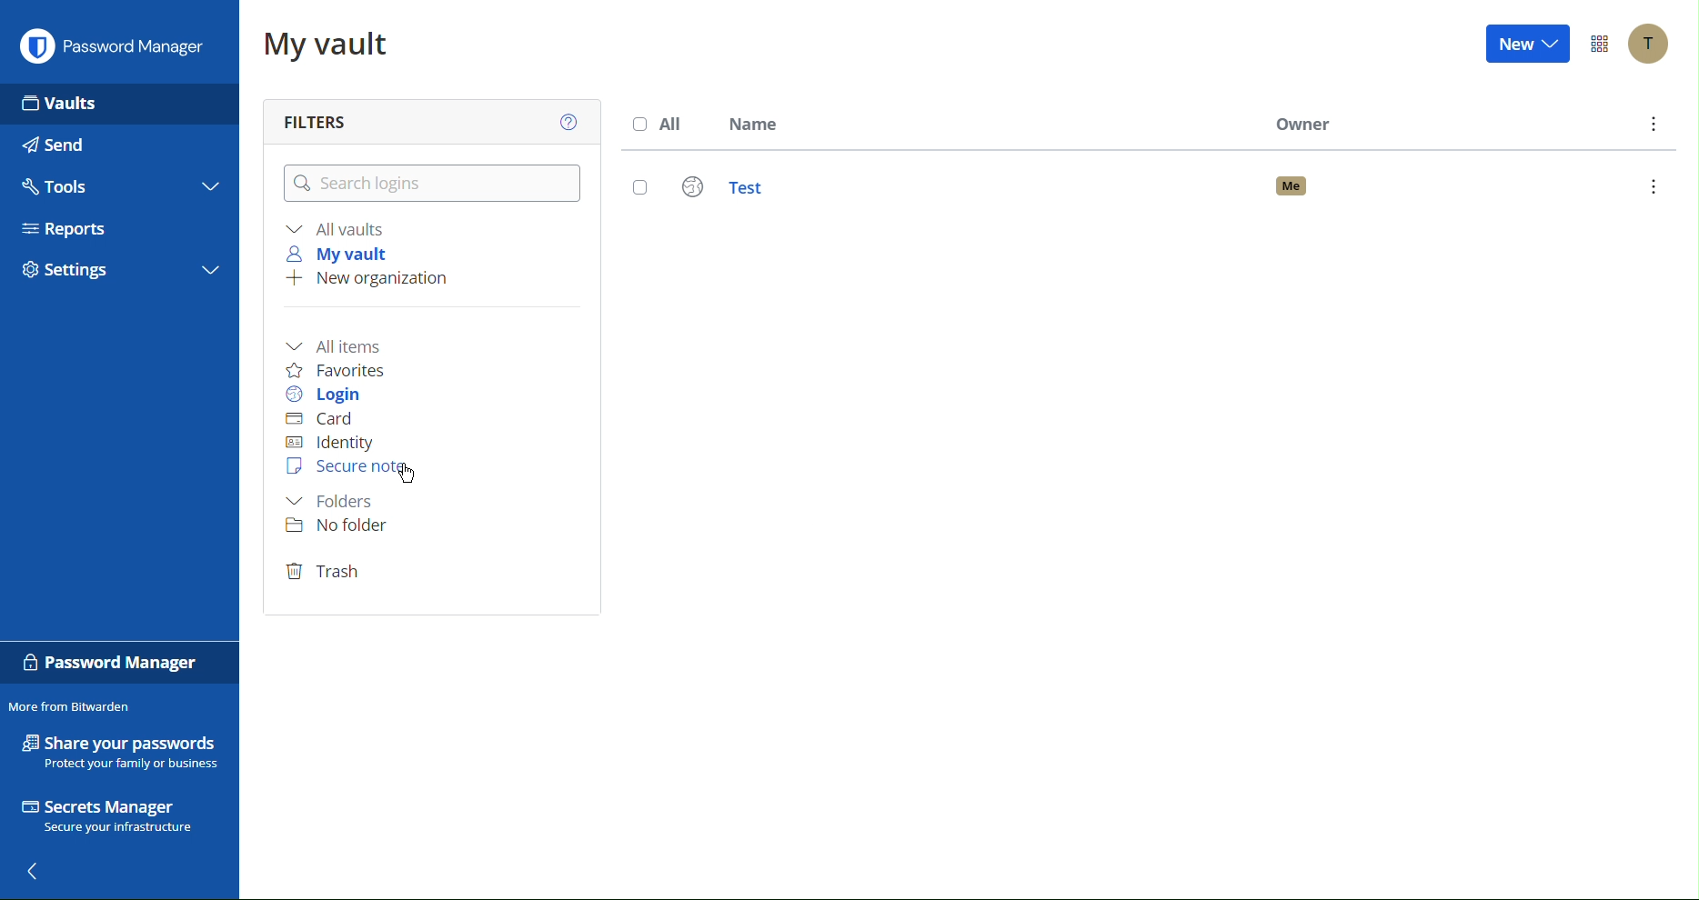 This screenshot has height=900, width=1699. Describe the element at coordinates (62, 102) in the screenshot. I see `Vaults` at that location.